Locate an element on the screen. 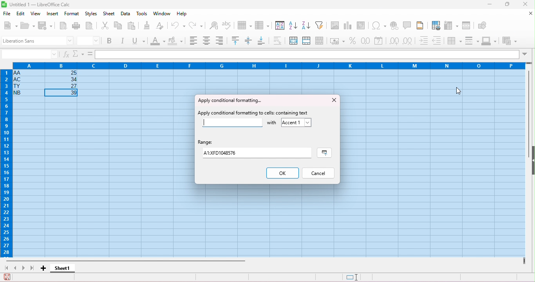  sort is located at coordinates (280, 25).